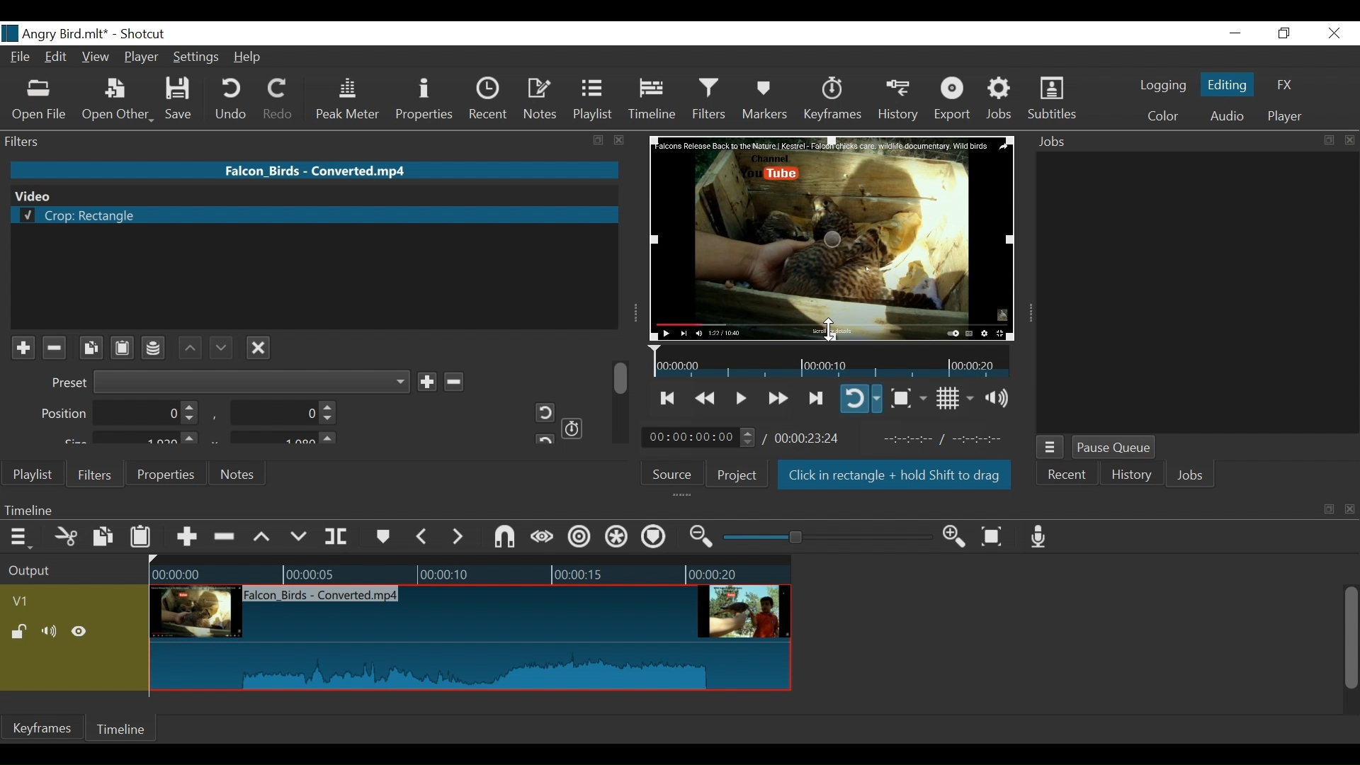  I want to click on Clipboard, so click(125, 346).